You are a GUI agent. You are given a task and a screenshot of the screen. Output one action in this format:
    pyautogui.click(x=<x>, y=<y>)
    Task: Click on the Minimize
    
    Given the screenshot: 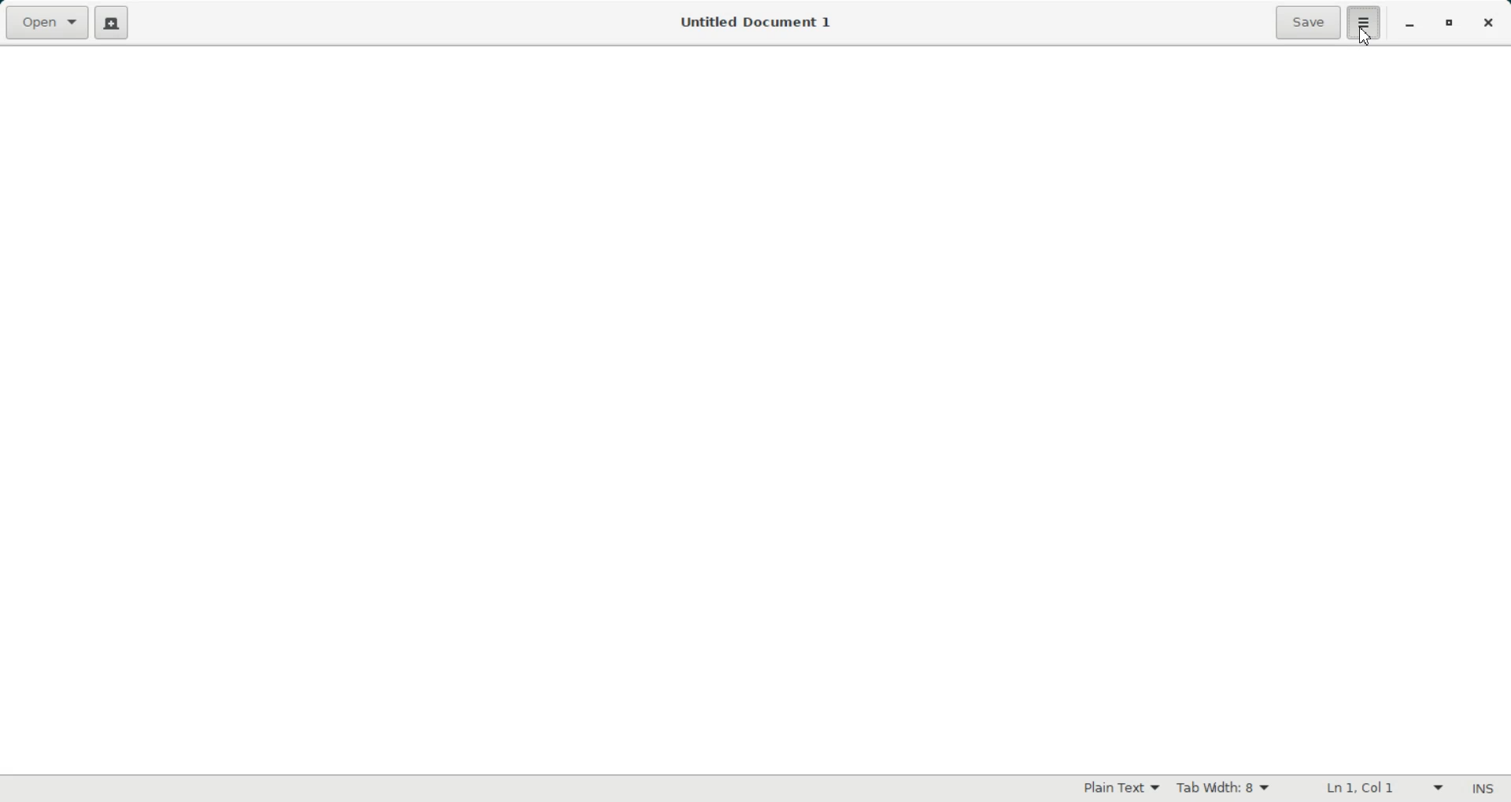 What is the action you would take?
    pyautogui.click(x=1409, y=24)
    